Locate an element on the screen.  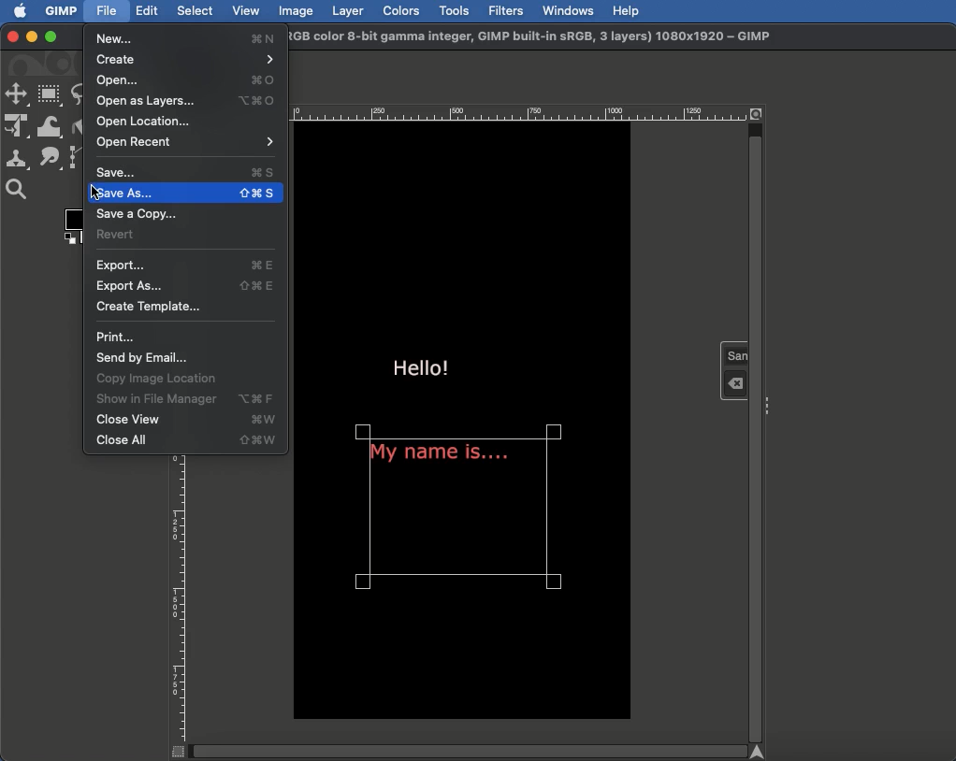
Select is located at coordinates (195, 11).